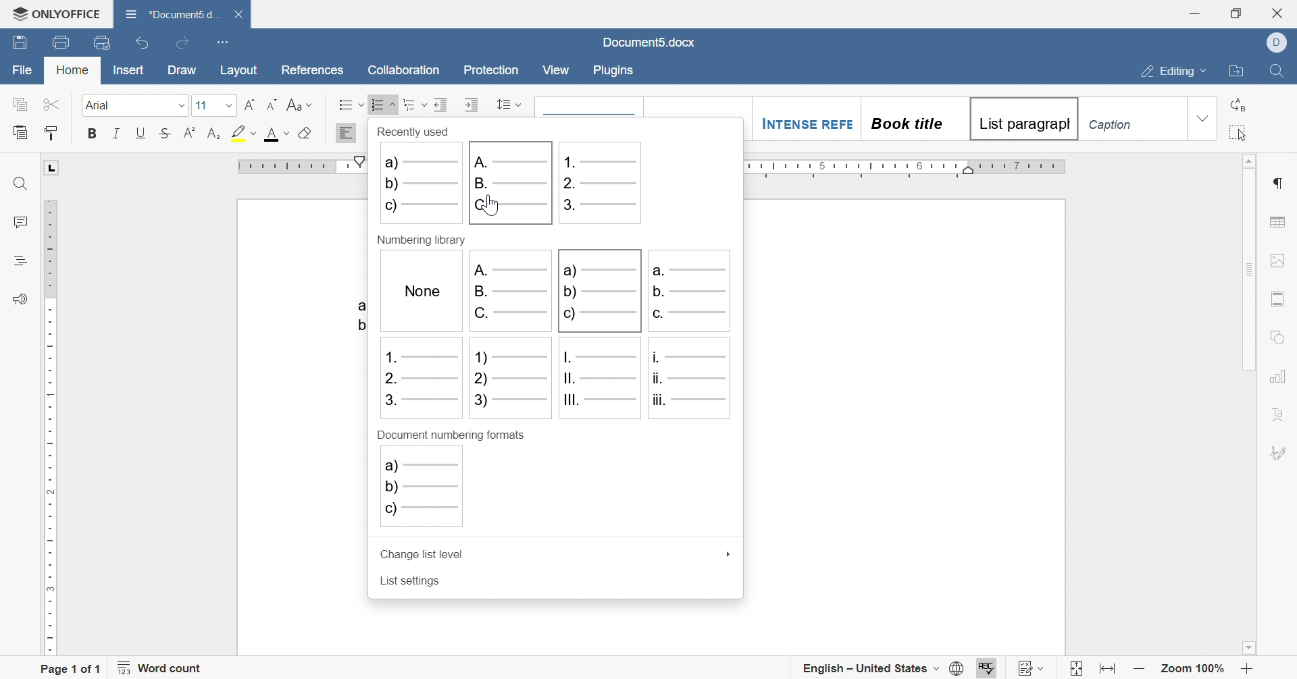 The image size is (1297, 679). What do you see at coordinates (414, 104) in the screenshot?
I see `multilevel numbering` at bounding box center [414, 104].